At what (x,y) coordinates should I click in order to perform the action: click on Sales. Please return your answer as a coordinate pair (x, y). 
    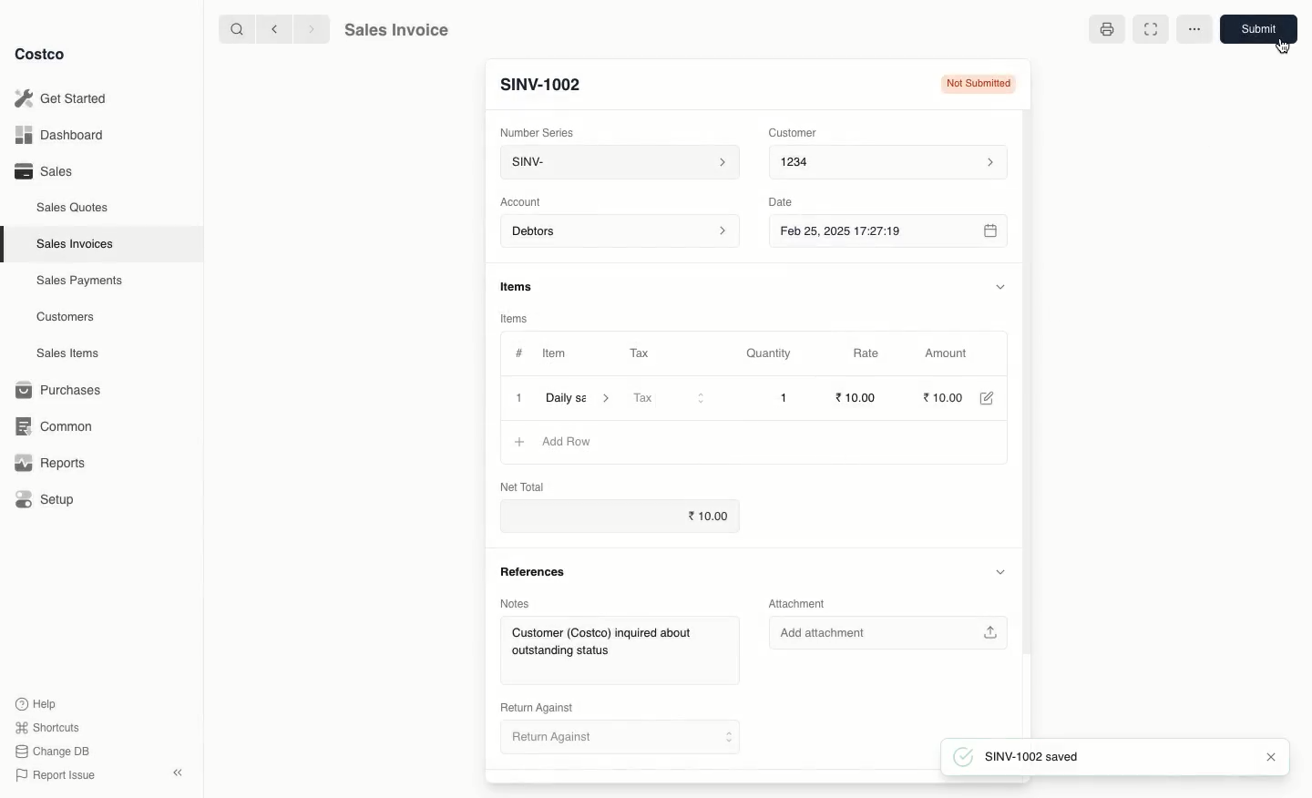
    Looking at the image, I should click on (45, 172).